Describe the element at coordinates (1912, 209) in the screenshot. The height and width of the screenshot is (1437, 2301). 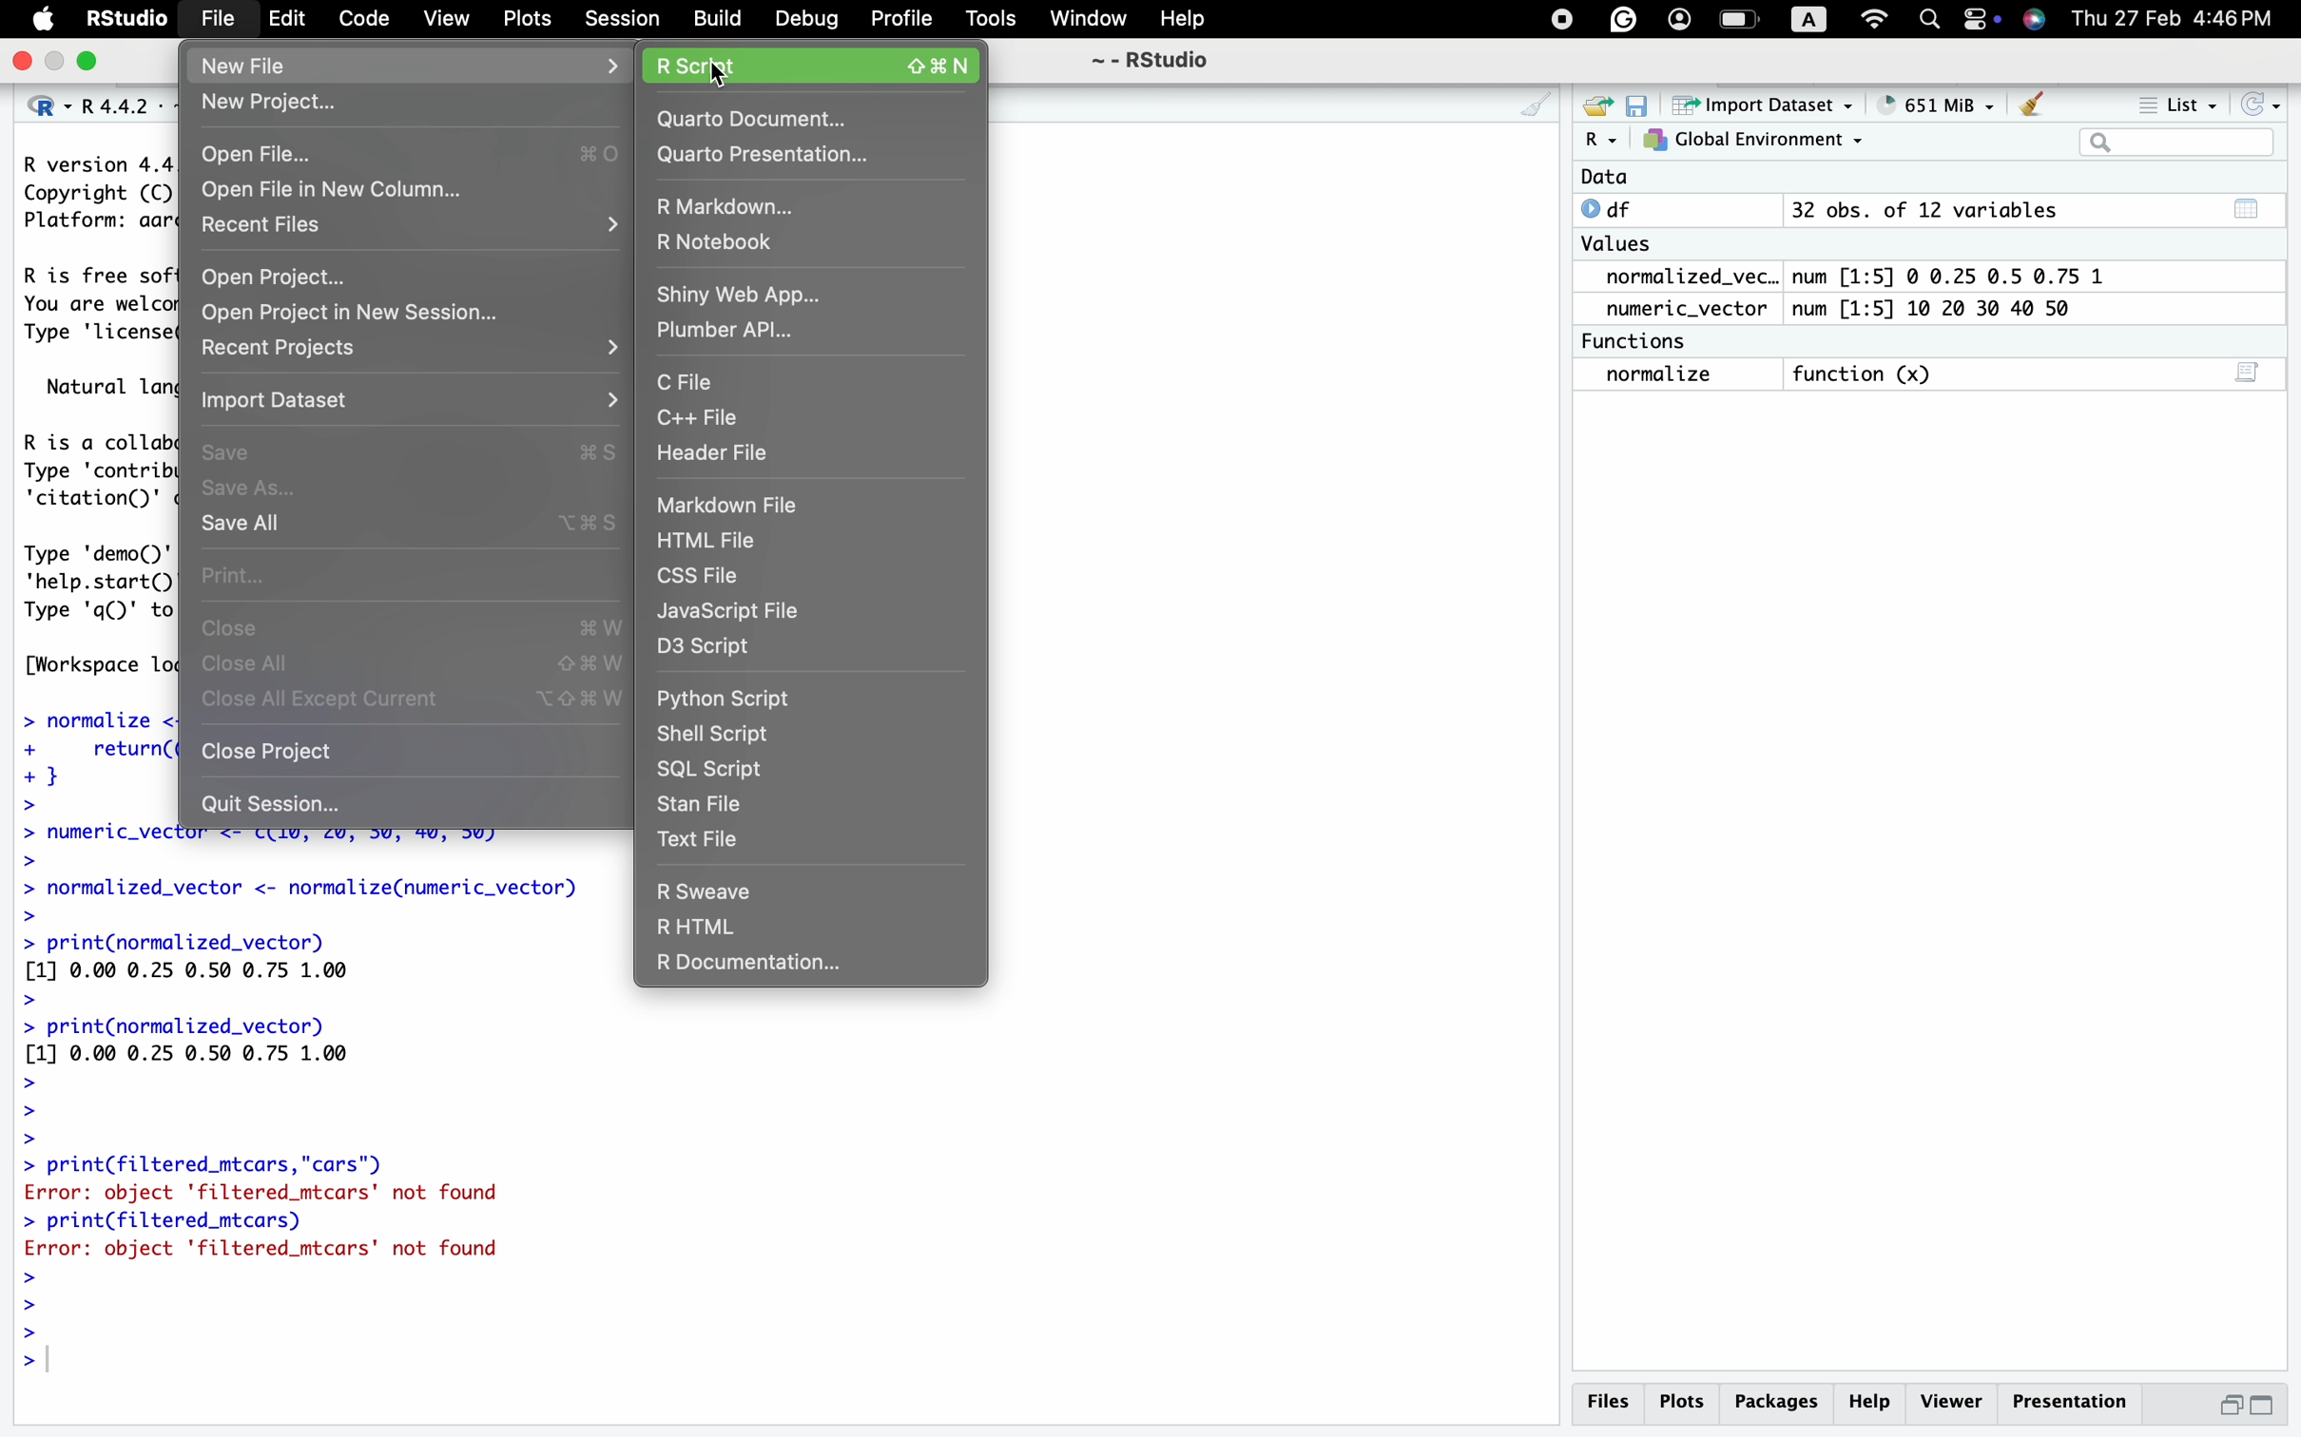
I see `© df 32 obs. of 12 variables` at that location.